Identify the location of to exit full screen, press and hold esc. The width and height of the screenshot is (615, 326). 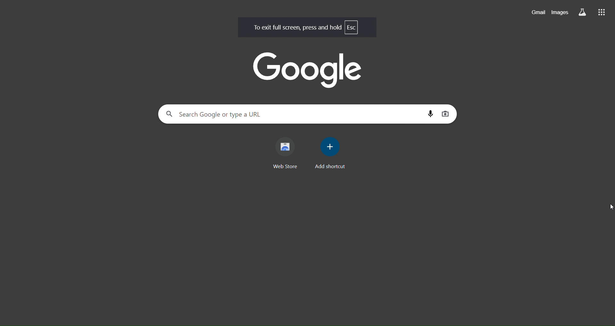
(306, 27).